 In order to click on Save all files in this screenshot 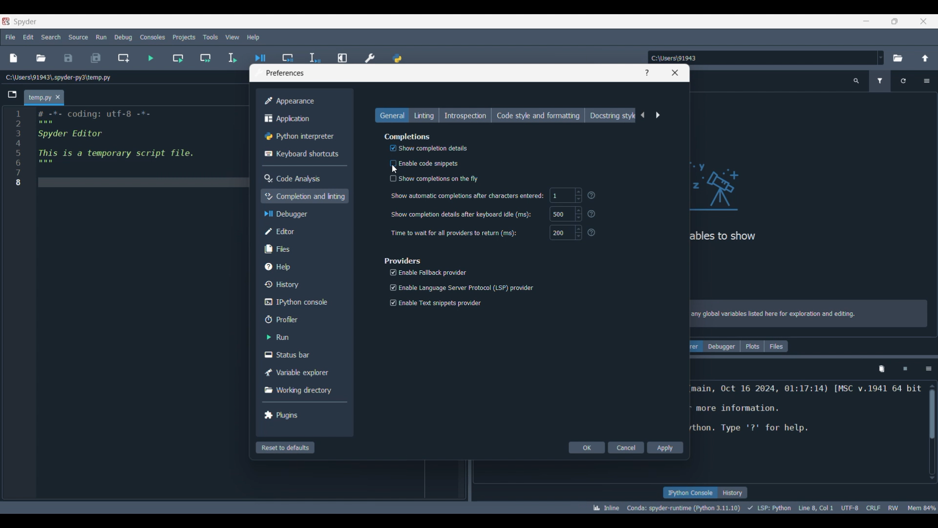, I will do `click(96, 58)`.